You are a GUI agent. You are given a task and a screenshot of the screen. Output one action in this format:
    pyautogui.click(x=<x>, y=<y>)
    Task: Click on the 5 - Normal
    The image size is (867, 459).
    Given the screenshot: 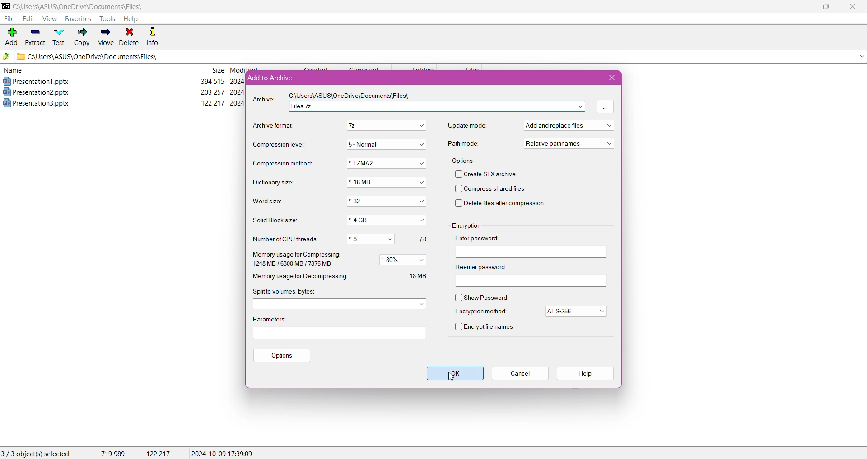 What is the action you would take?
    pyautogui.click(x=386, y=144)
    